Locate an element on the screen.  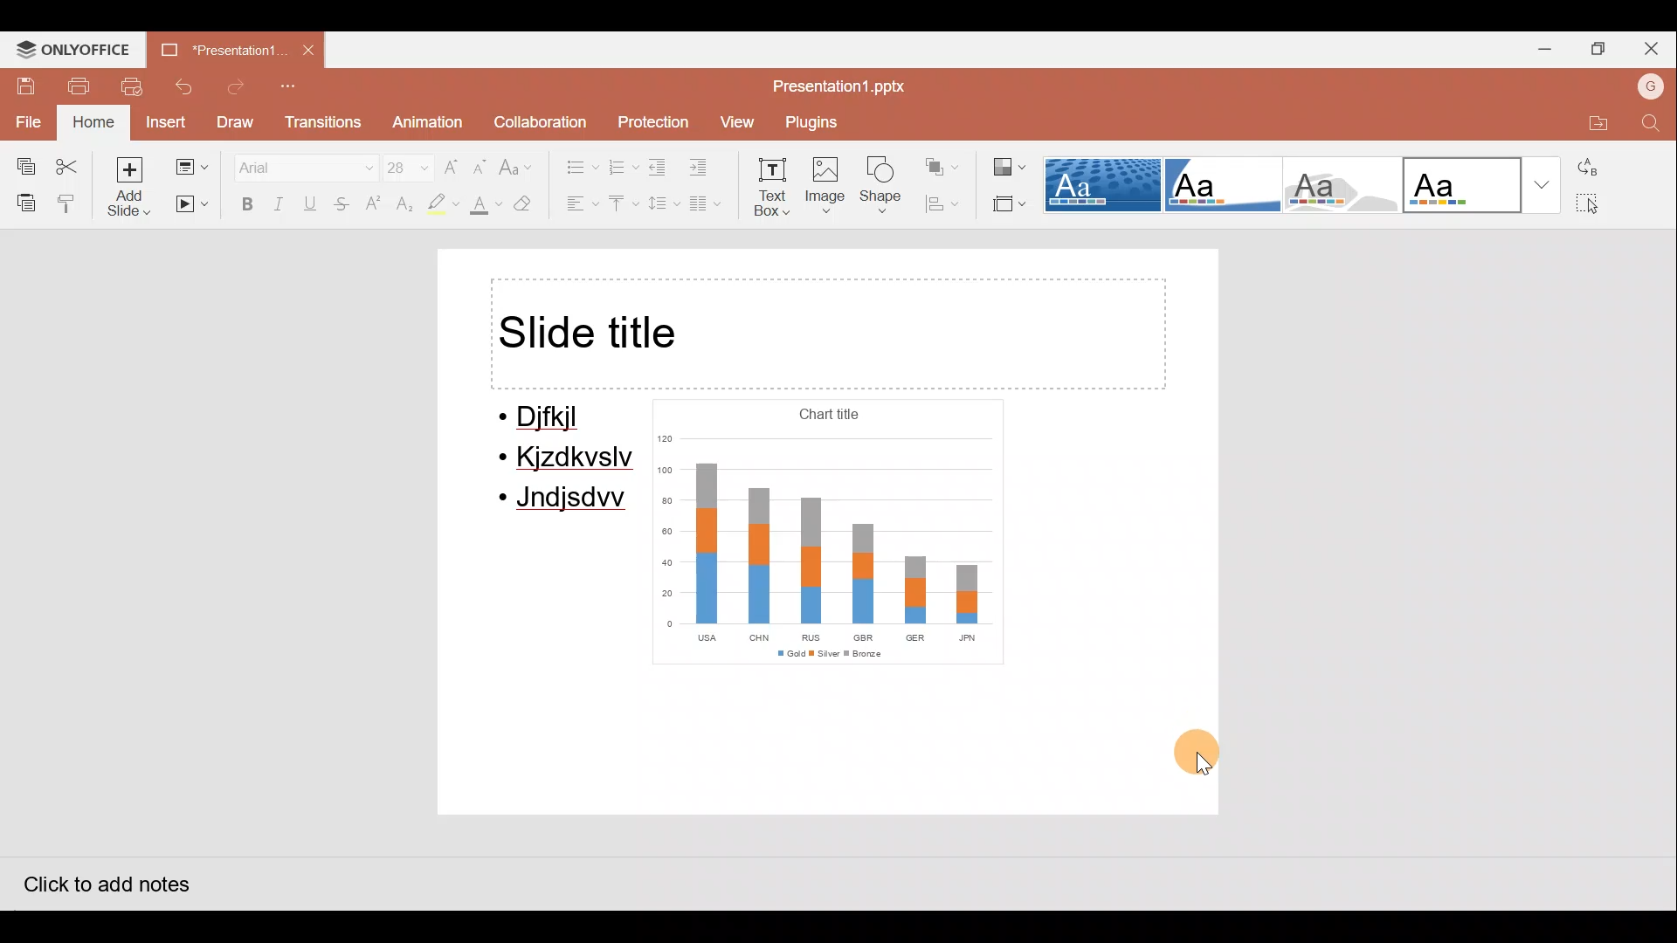
Bold is located at coordinates (242, 203).